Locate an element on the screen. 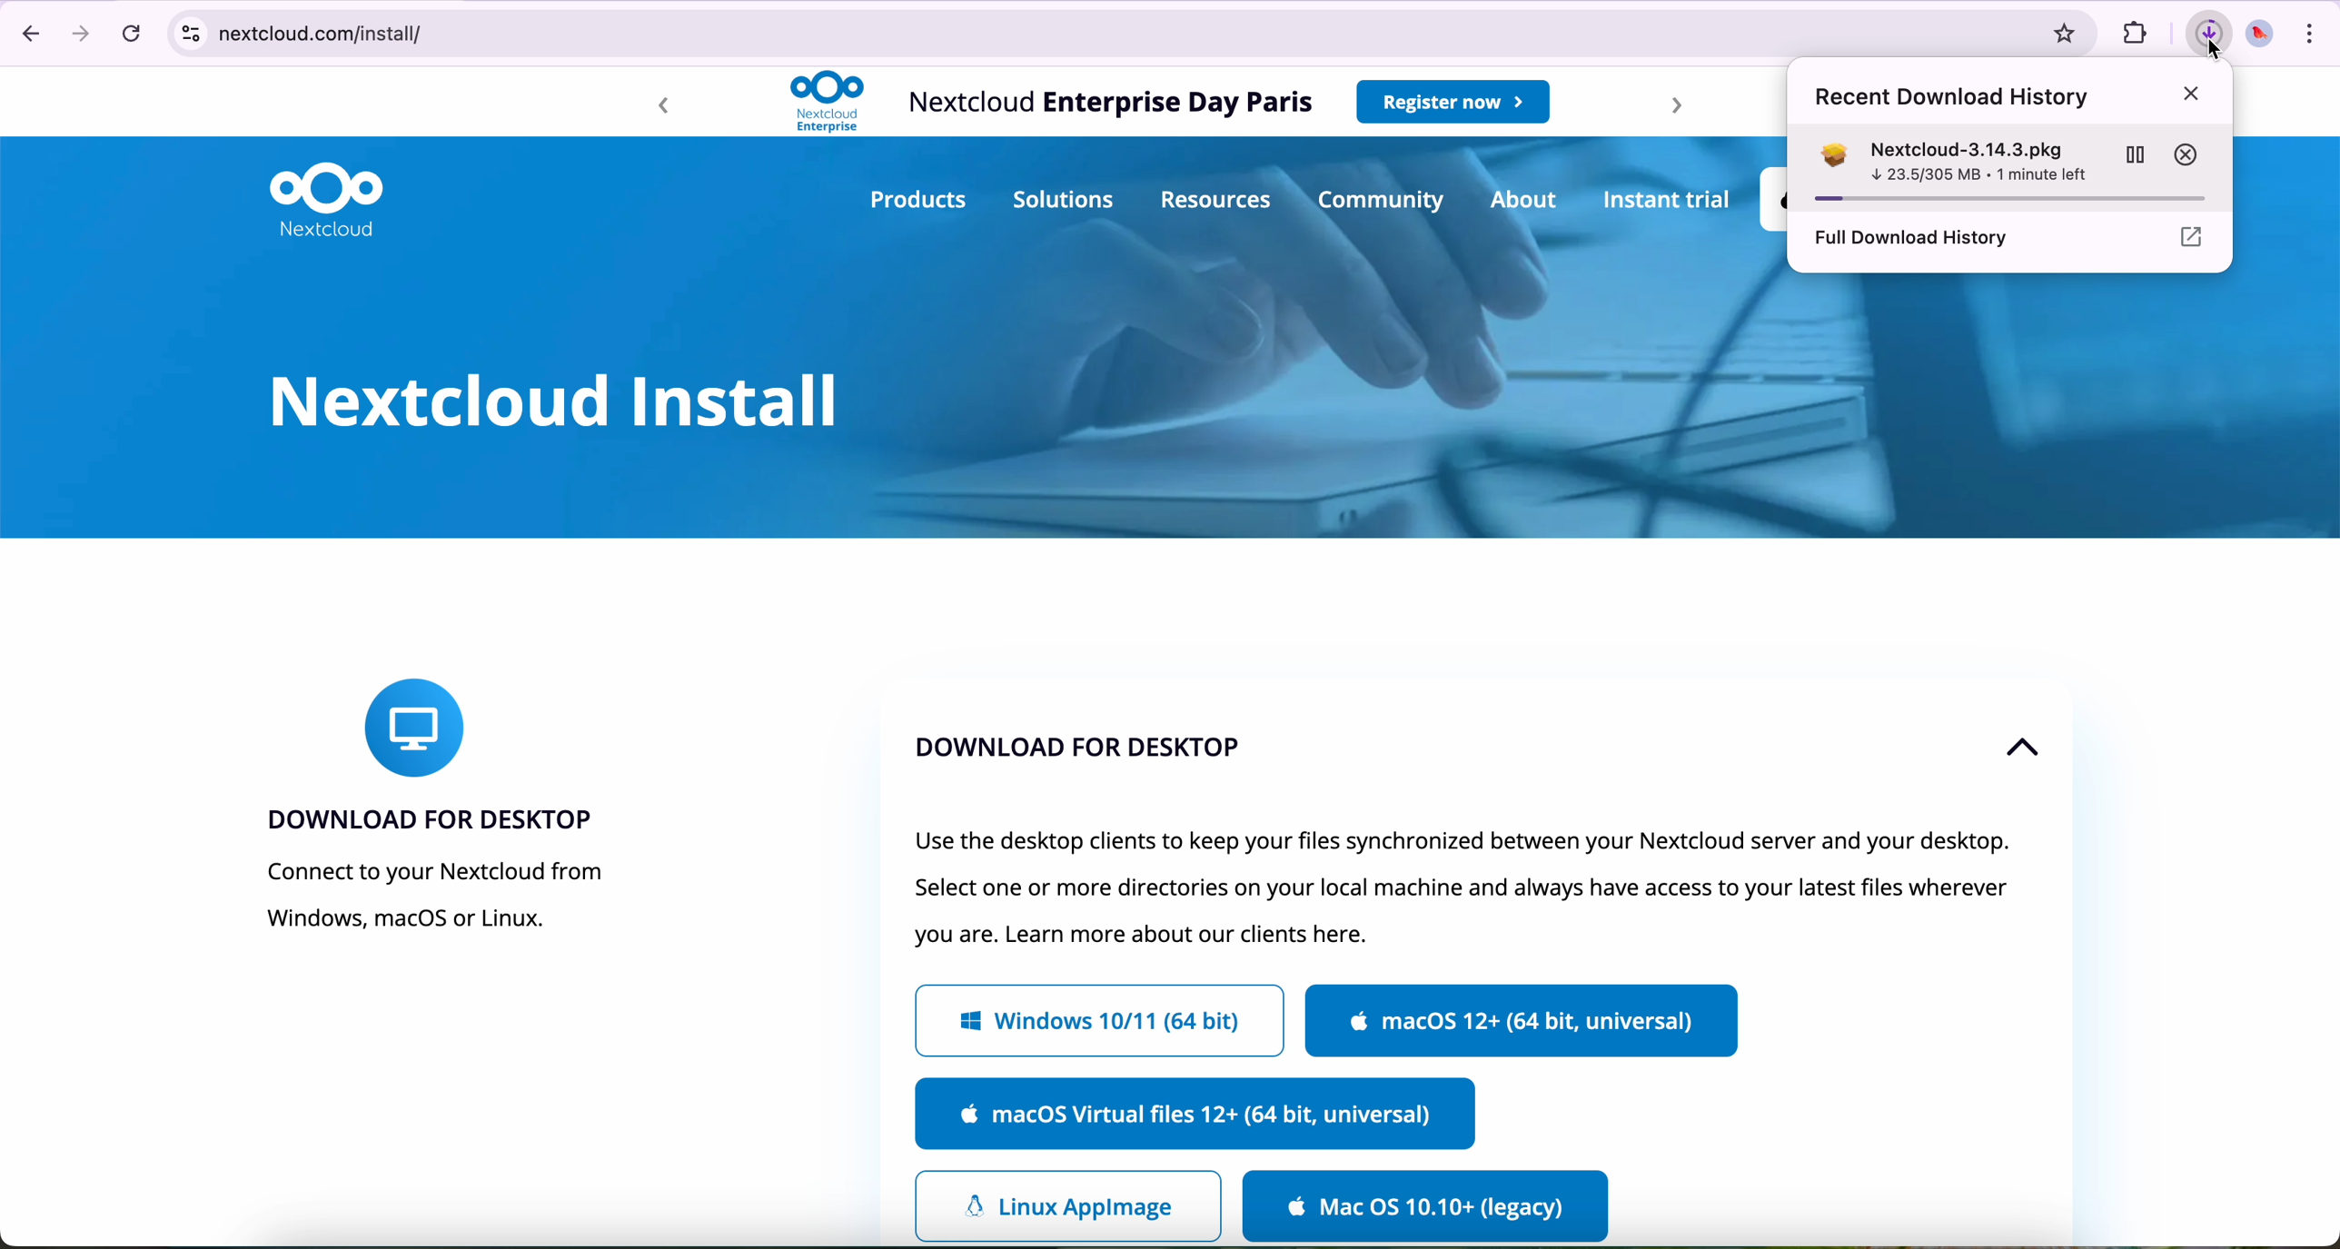  navigate back is located at coordinates (28, 33).